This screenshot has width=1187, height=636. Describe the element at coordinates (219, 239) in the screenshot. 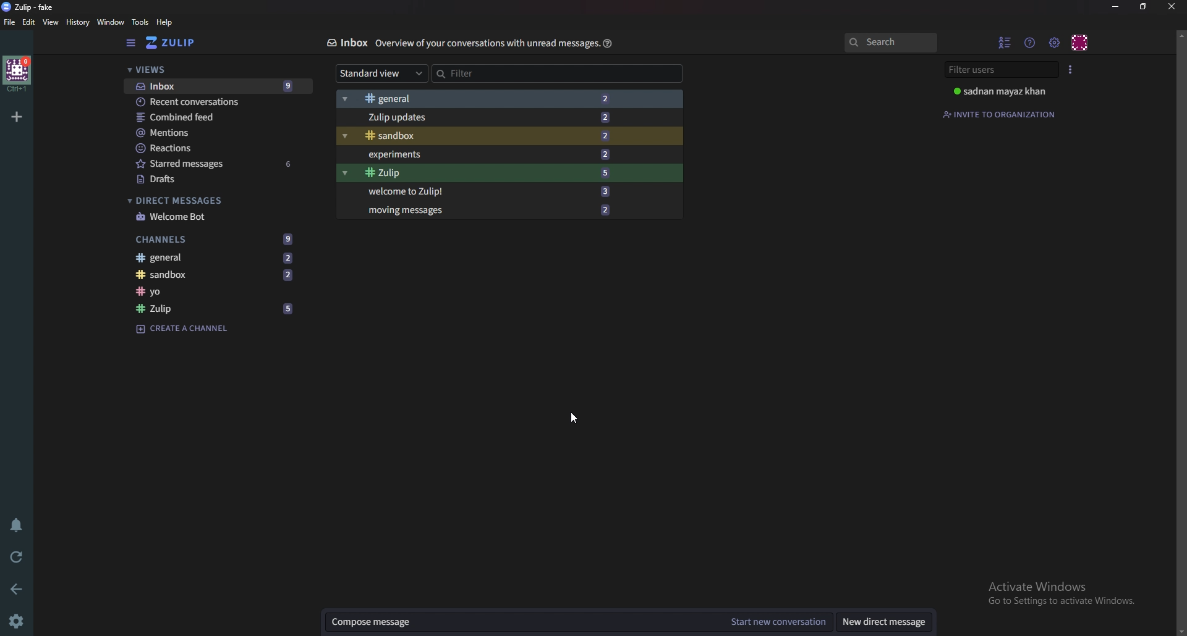

I see `Channels` at that location.